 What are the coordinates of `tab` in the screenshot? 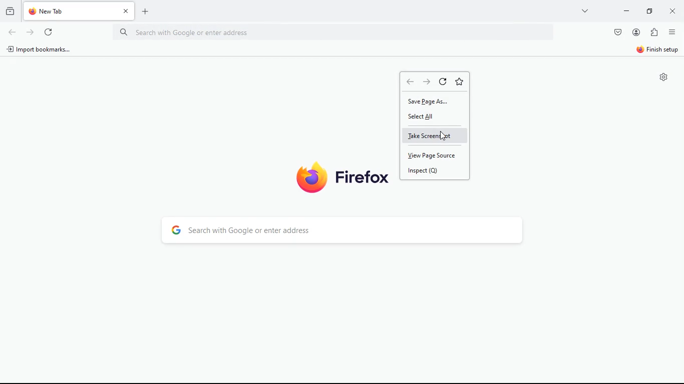 It's located at (81, 11).